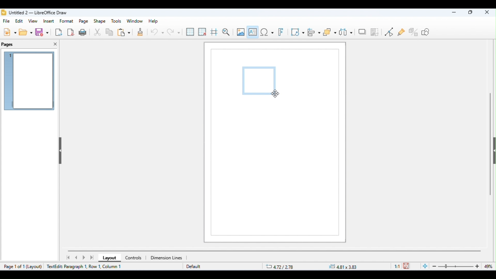  What do you see at coordinates (314, 32) in the screenshot?
I see `align objects` at bounding box center [314, 32].